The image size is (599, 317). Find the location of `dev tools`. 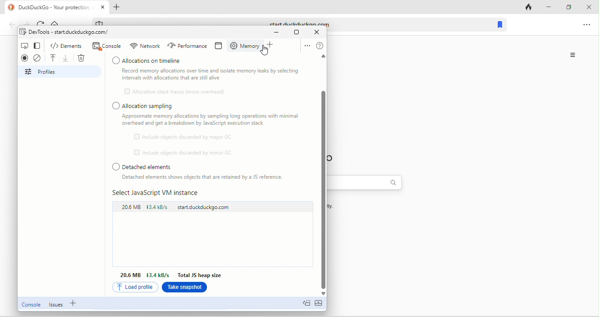

dev tools is located at coordinates (69, 32).